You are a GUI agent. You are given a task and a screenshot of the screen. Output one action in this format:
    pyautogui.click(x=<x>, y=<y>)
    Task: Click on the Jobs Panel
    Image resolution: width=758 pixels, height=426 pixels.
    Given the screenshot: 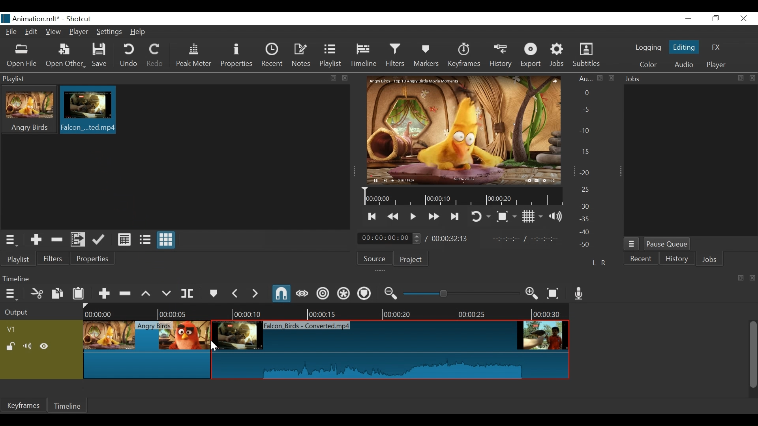 What is the action you would take?
    pyautogui.click(x=690, y=79)
    